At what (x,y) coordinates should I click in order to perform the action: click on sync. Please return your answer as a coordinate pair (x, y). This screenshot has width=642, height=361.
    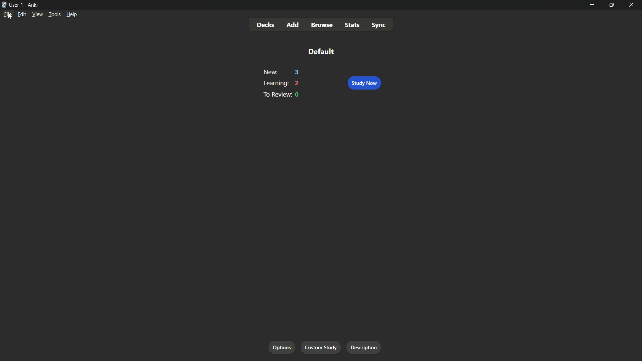
    Looking at the image, I should click on (379, 24).